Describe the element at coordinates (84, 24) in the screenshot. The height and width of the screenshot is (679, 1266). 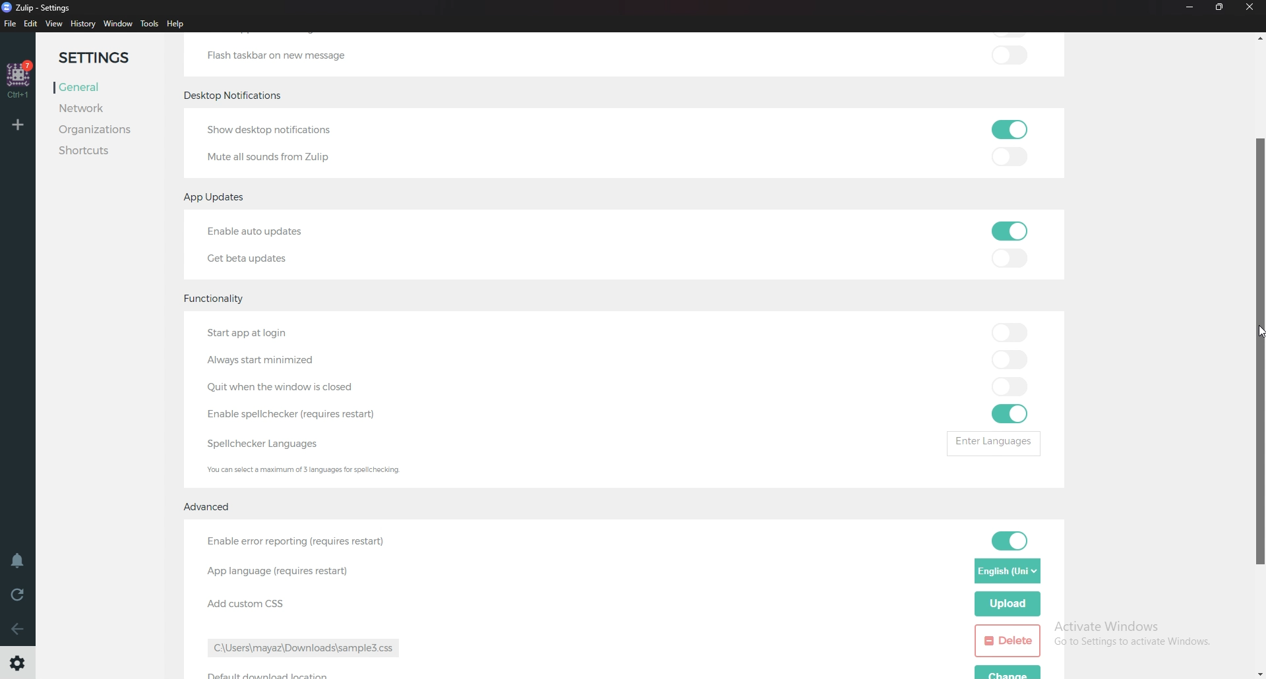
I see `History` at that location.